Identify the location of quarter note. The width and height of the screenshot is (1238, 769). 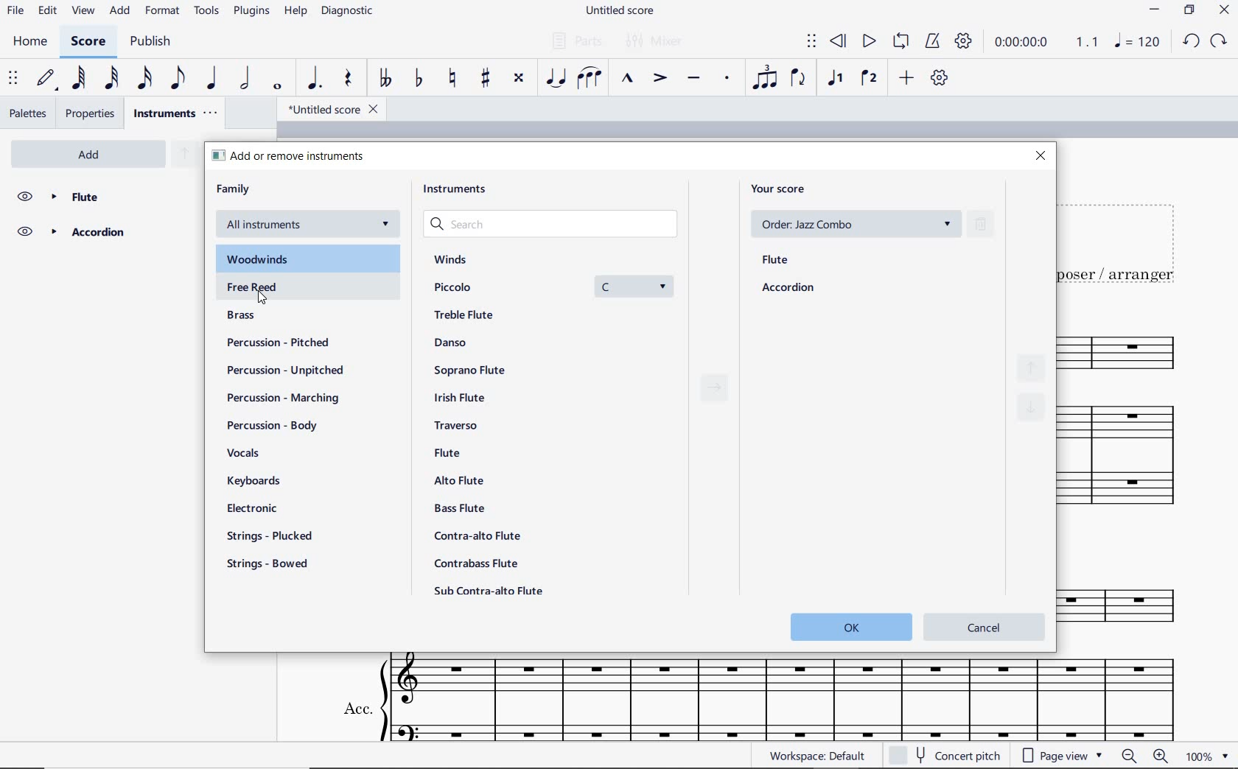
(213, 78).